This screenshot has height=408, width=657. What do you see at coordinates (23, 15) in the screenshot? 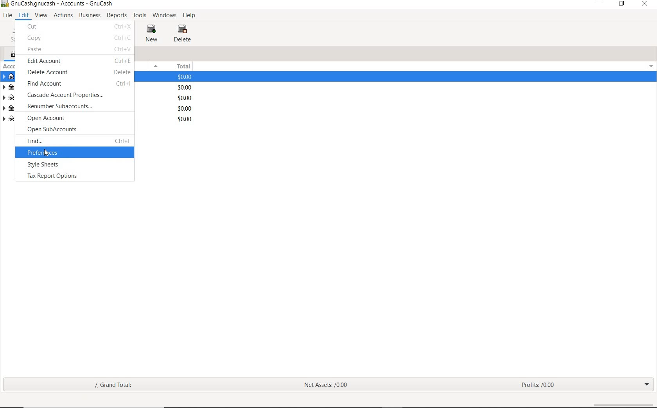
I see `EDIT` at bounding box center [23, 15].